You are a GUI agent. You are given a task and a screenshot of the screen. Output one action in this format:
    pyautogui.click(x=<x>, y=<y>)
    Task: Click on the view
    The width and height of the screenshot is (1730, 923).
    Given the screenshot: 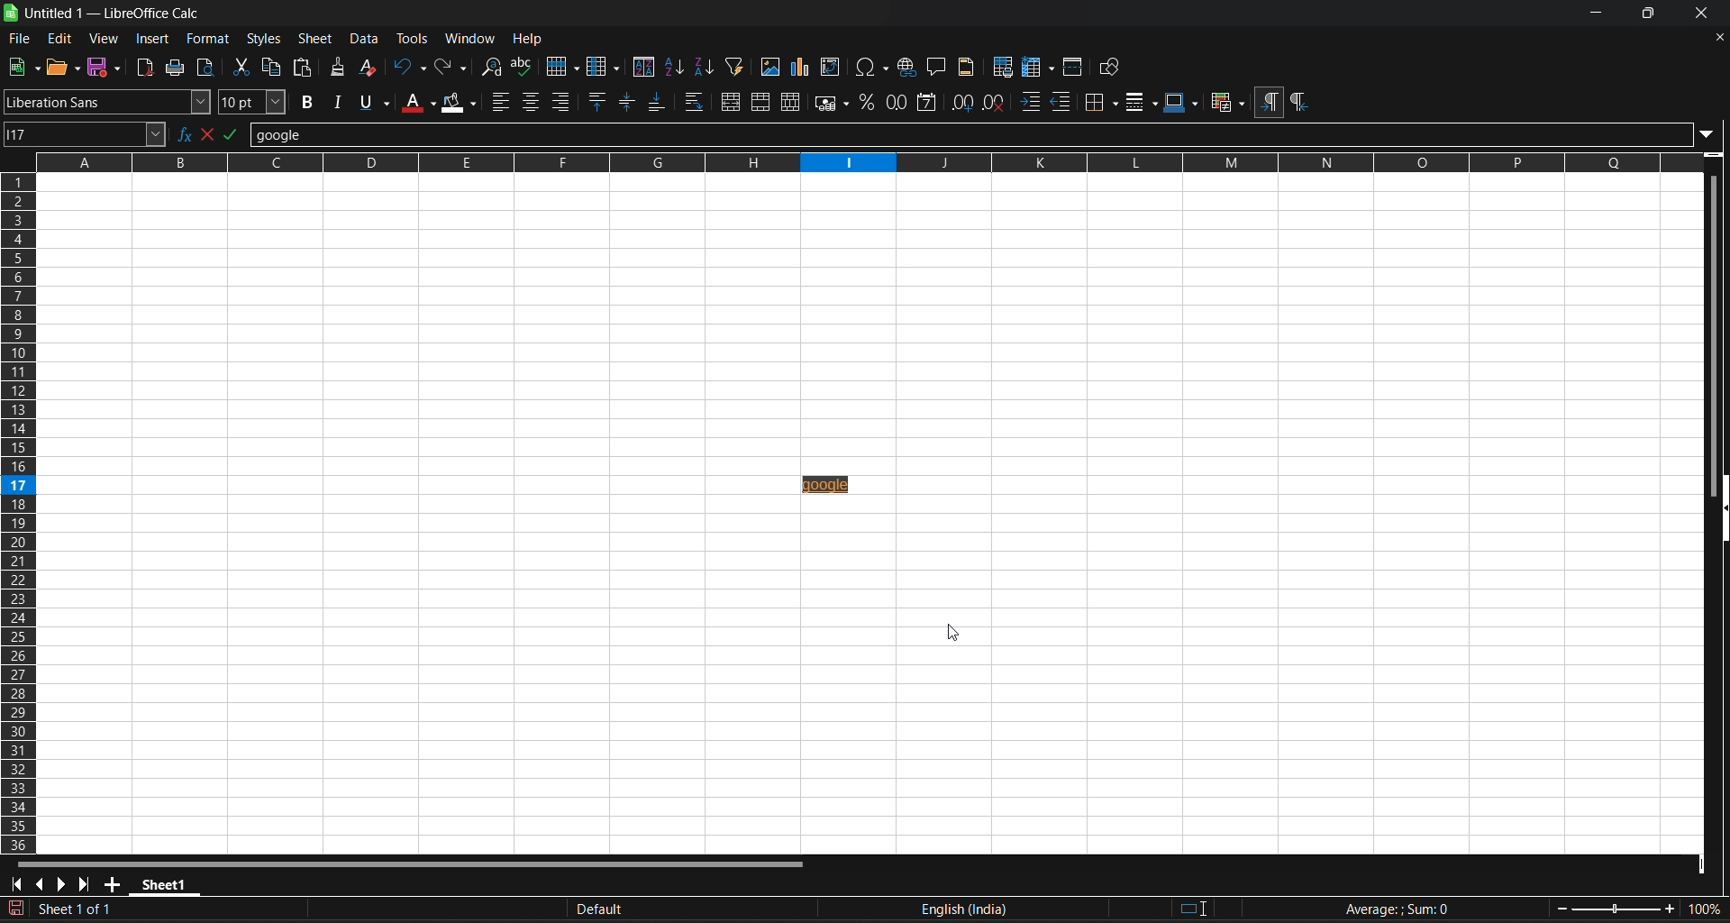 What is the action you would take?
    pyautogui.click(x=105, y=38)
    